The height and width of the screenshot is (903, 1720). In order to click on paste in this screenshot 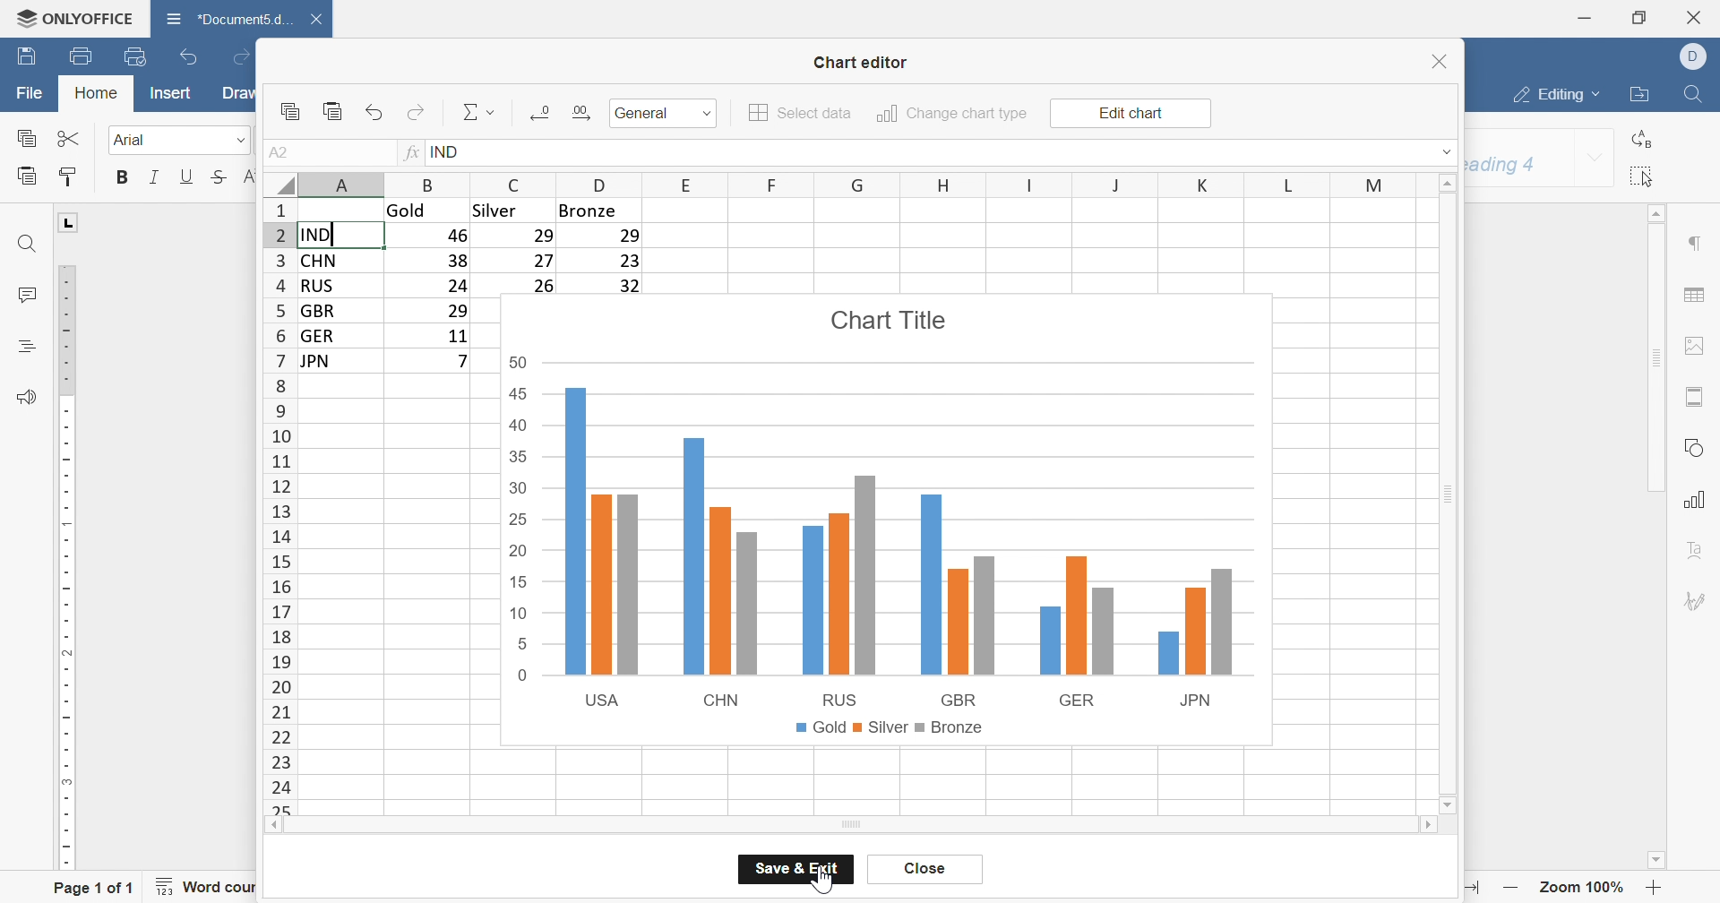, I will do `click(26, 176)`.